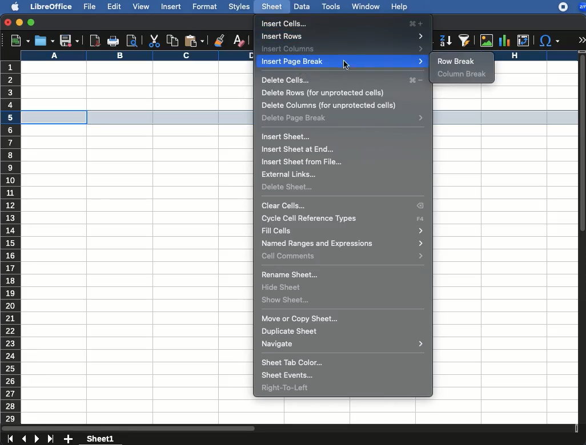 This screenshot has height=445, width=586. What do you see at coordinates (10, 438) in the screenshot?
I see `first sheet` at bounding box center [10, 438].